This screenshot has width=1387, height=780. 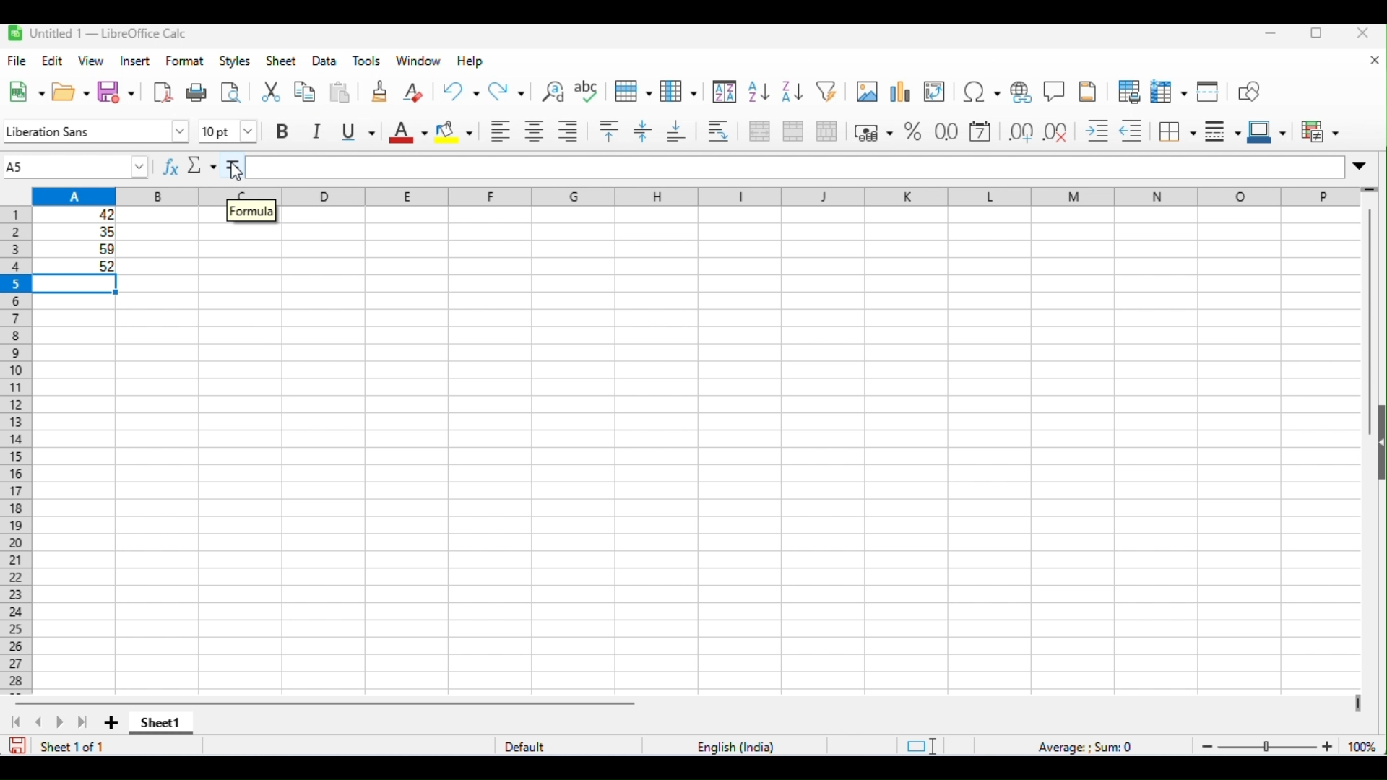 I want to click on next sheet, so click(x=61, y=722).